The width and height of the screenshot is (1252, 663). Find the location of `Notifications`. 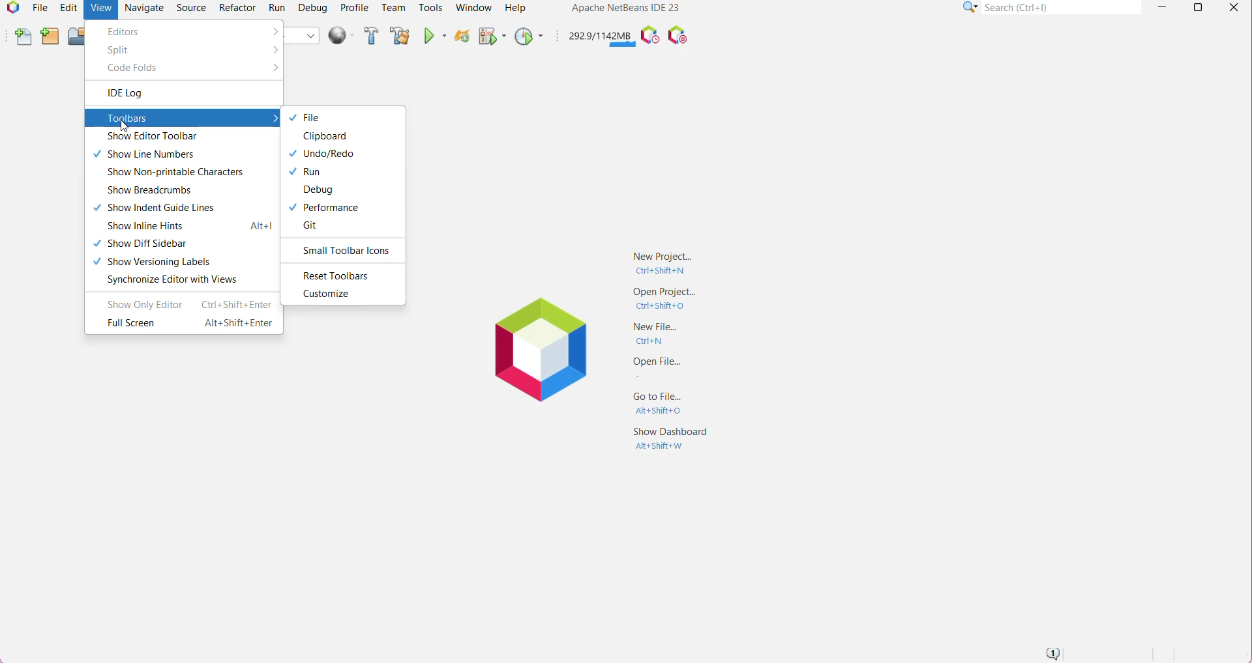

Notifications is located at coordinates (1052, 653).